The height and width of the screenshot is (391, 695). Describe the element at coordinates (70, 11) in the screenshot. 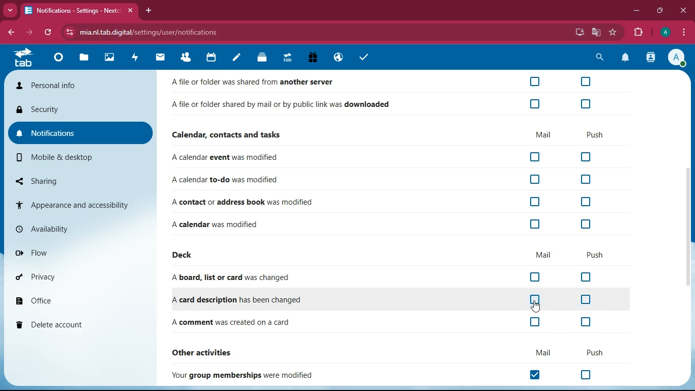

I see `Notifications - Nextcloud` at that location.